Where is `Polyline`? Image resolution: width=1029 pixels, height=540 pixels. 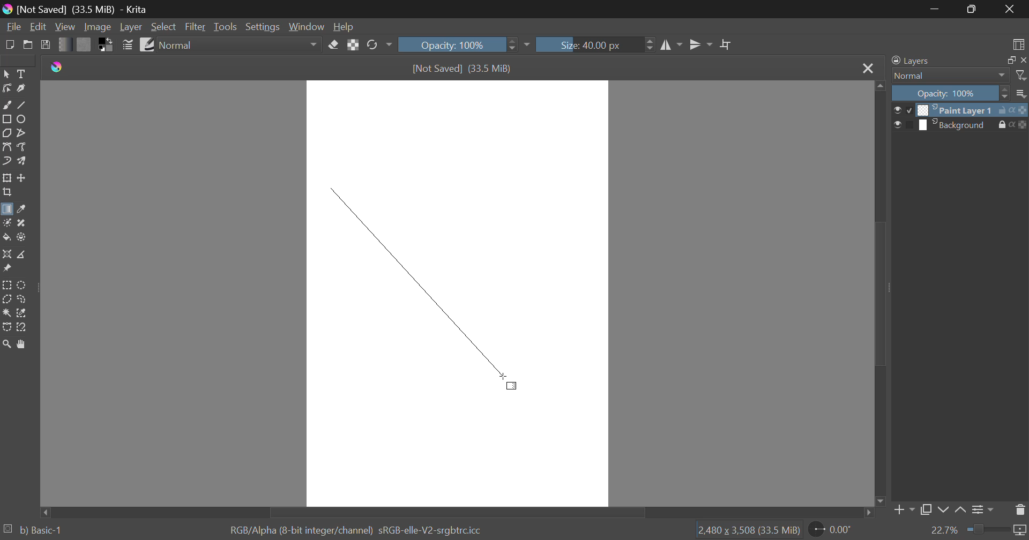
Polyline is located at coordinates (20, 132).